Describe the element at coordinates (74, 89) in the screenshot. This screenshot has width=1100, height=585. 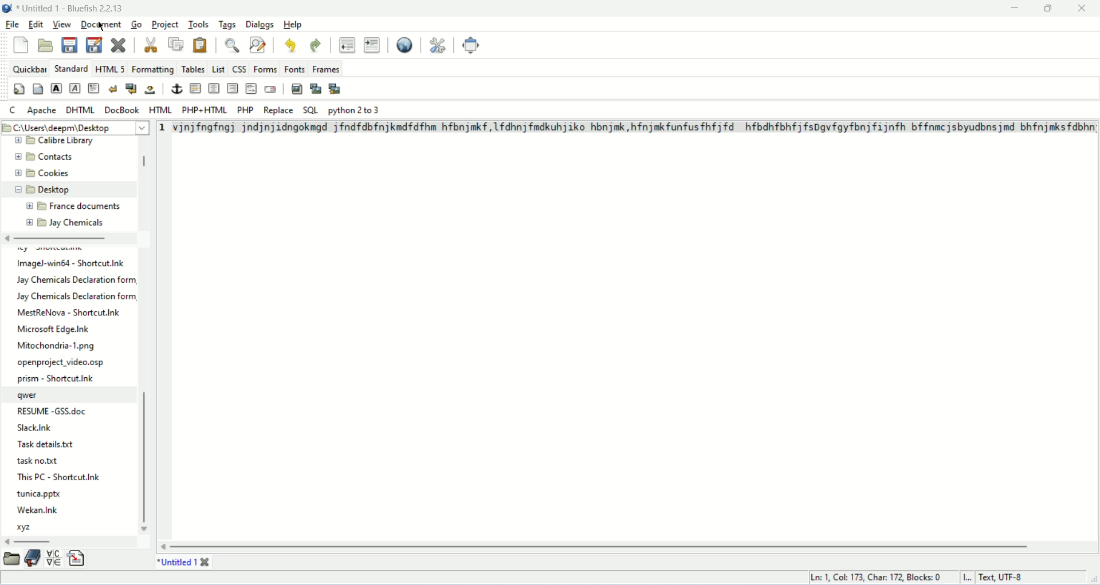
I see `emphasis` at that location.